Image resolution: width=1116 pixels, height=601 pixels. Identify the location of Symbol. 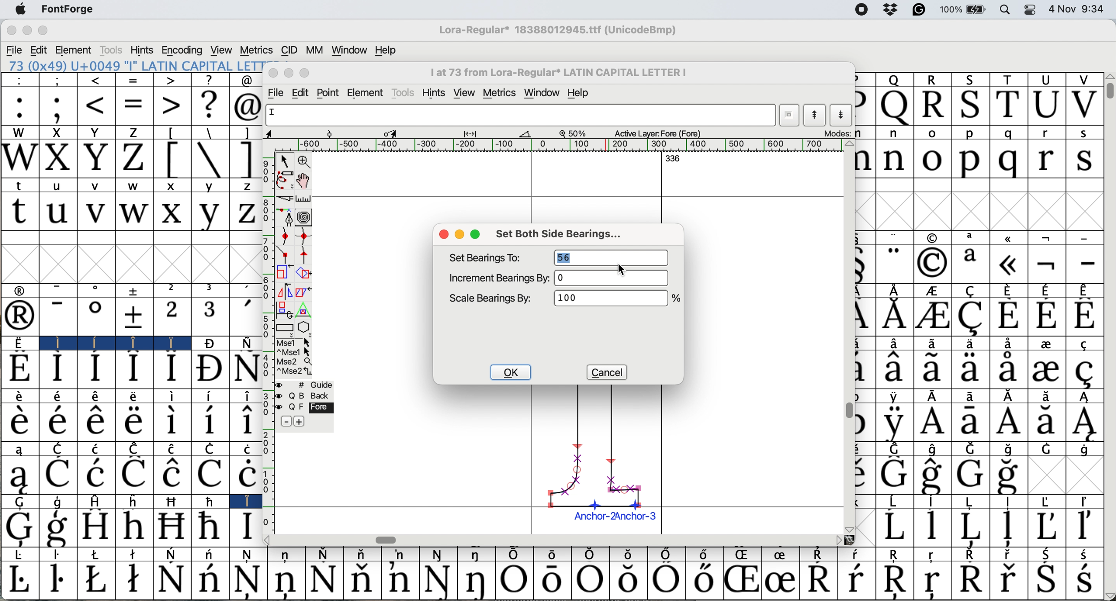
(1008, 423).